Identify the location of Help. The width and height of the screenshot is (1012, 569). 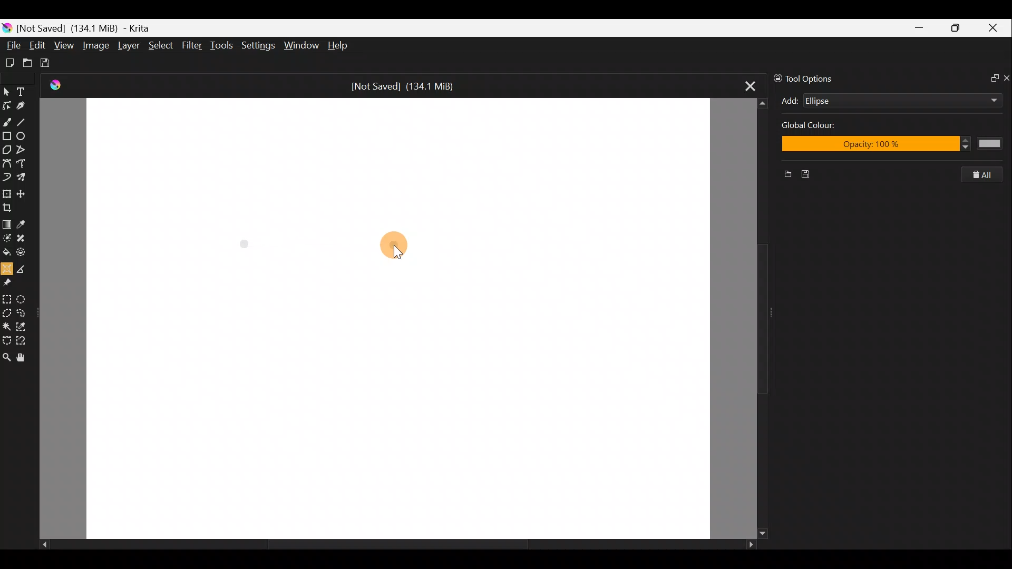
(338, 46).